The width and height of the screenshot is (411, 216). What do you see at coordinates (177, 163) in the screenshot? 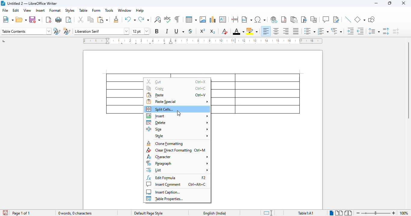
I see `paragraph` at bounding box center [177, 163].